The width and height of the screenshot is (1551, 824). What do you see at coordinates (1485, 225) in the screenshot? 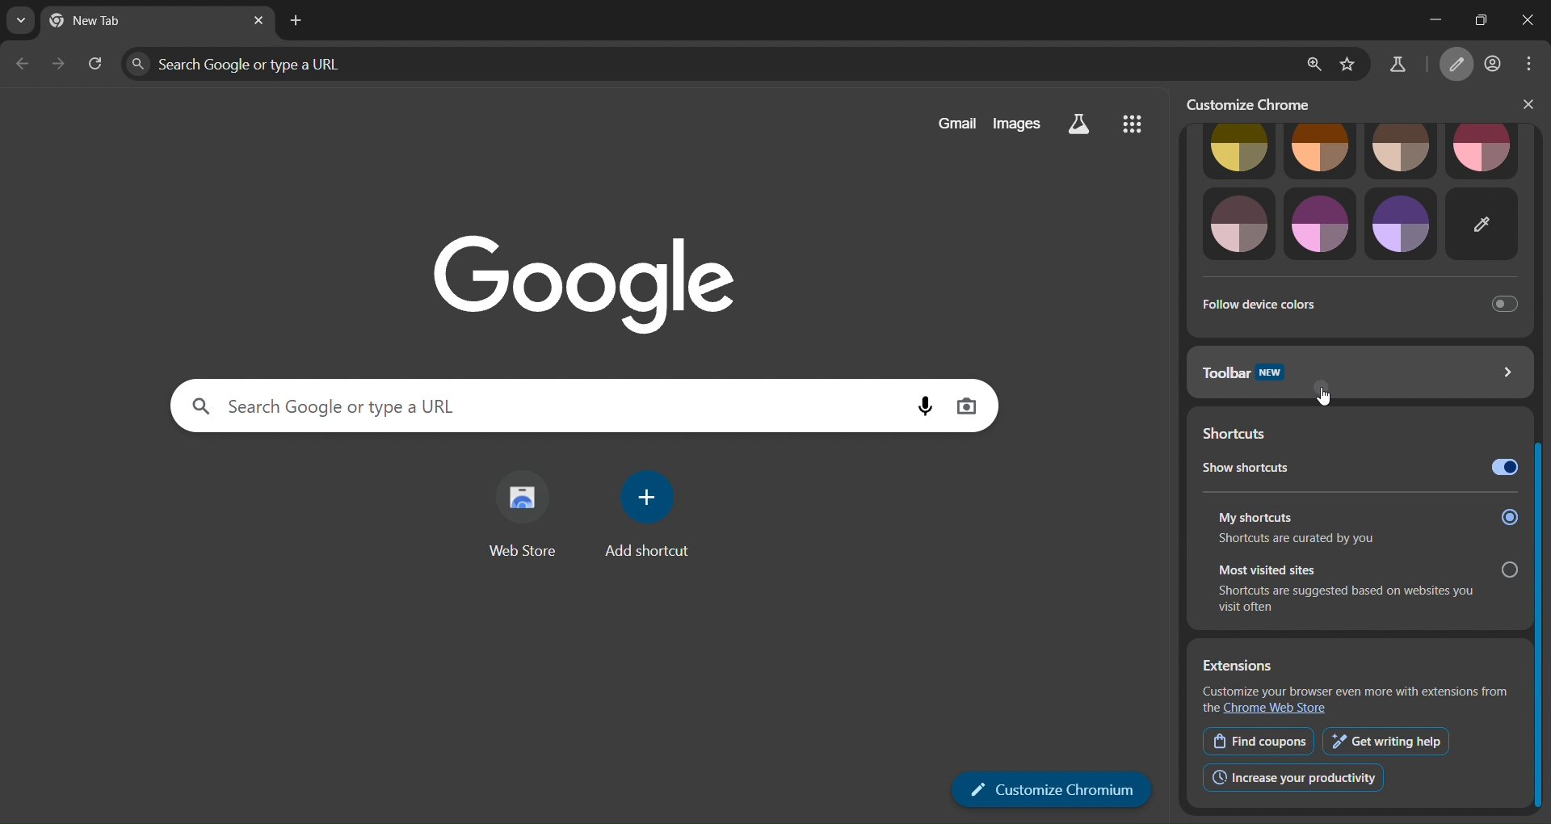
I see `customize theme` at bounding box center [1485, 225].